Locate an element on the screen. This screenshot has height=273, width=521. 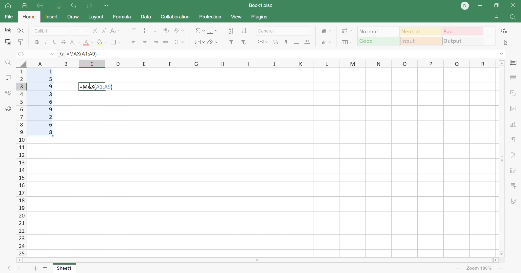
Strikethrough is located at coordinates (64, 42).